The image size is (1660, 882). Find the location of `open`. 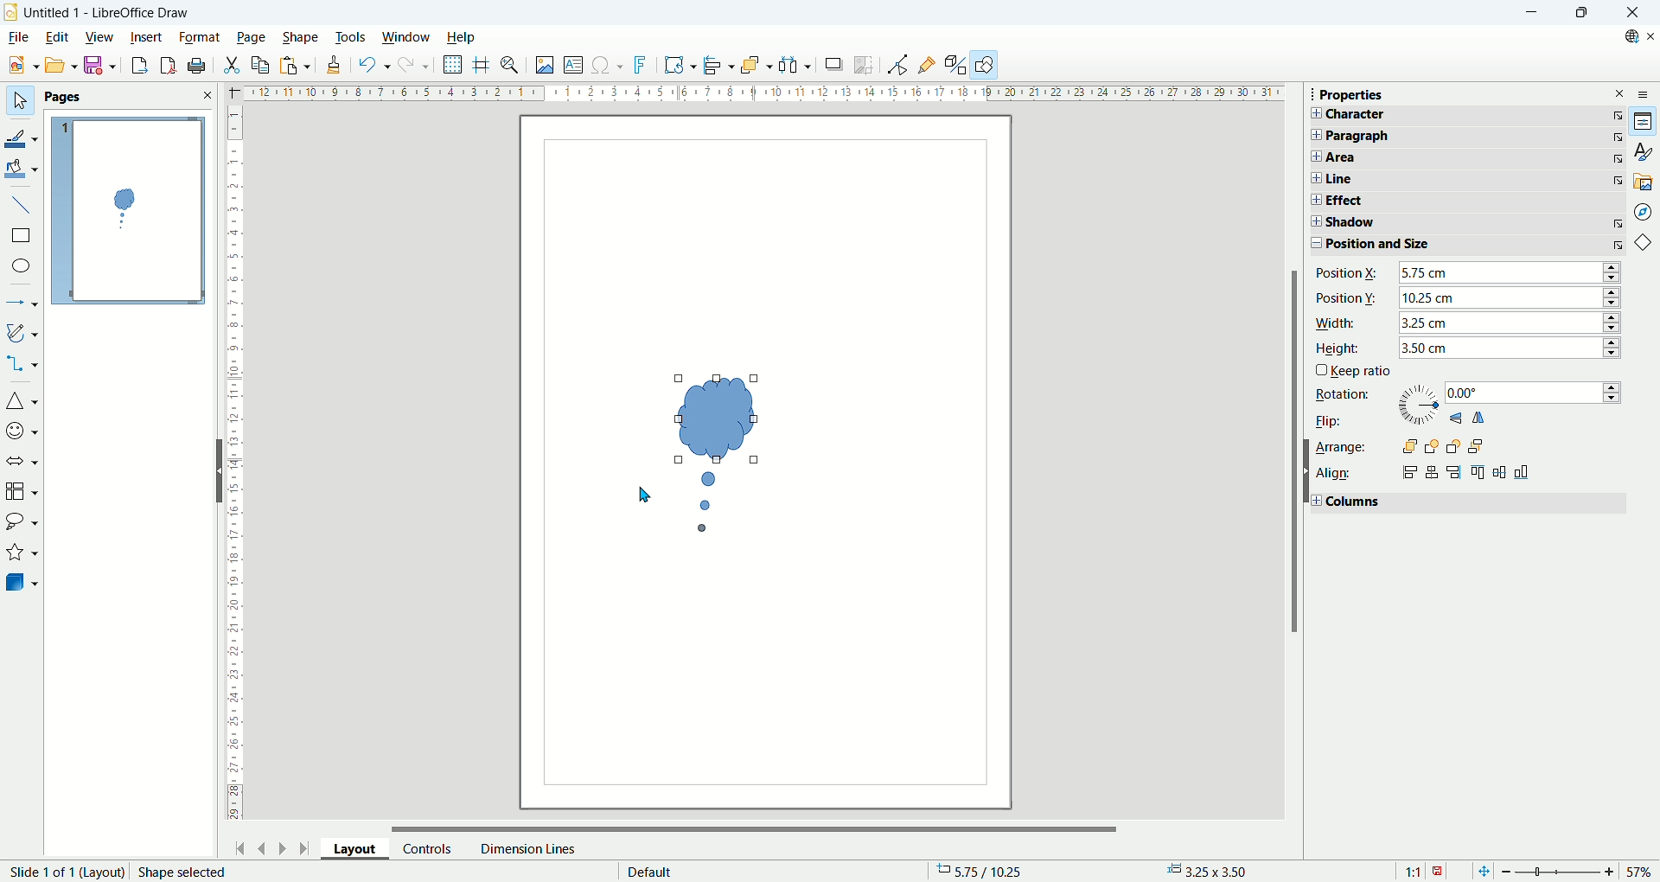

open is located at coordinates (59, 65).